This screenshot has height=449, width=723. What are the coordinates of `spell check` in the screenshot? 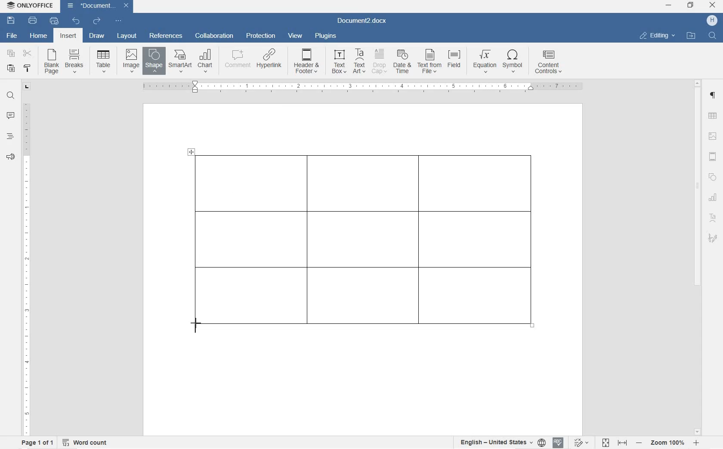 It's located at (558, 443).